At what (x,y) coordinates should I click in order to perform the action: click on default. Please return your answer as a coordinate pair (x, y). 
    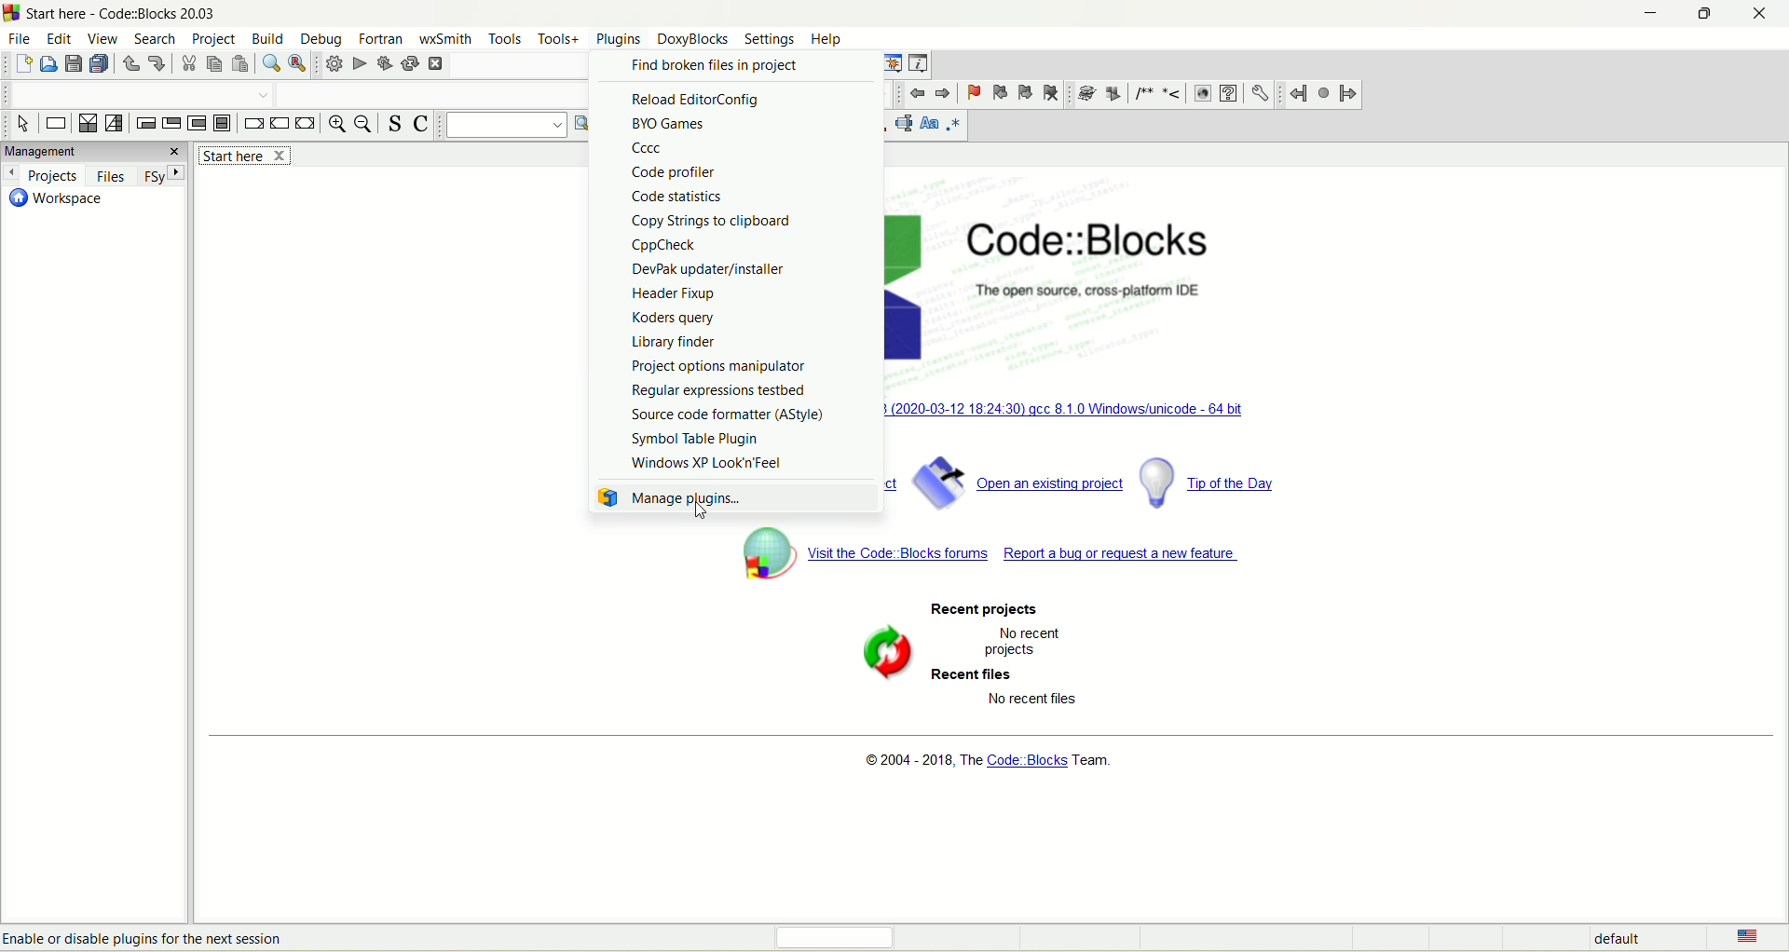
    Looking at the image, I should click on (1617, 938).